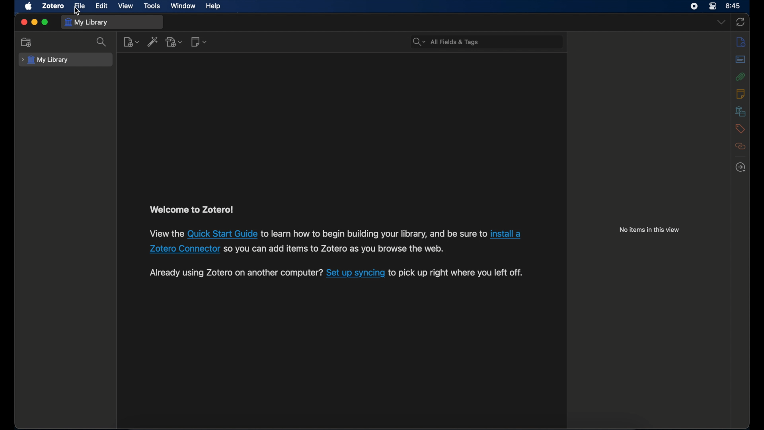  What do you see at coordinates (183, 248) in the screenshot?
I see `Zotero connector link` at bounding box center [183, 248].